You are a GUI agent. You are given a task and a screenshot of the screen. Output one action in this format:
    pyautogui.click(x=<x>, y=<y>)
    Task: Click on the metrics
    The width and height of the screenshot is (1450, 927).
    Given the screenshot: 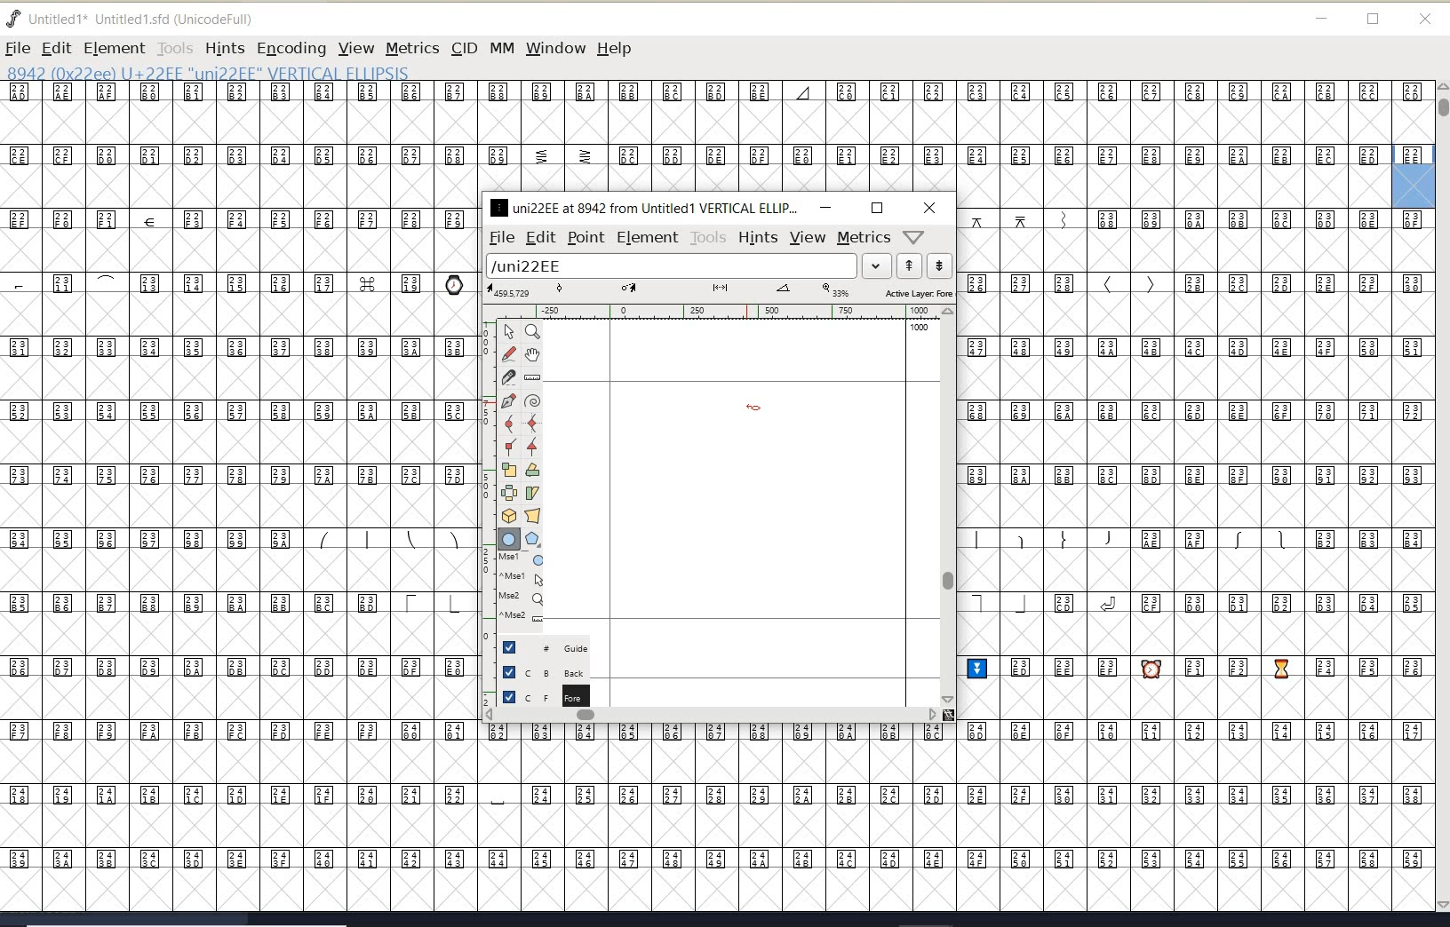 What is the action you would take?
    pyautogui.click(x=864, y=238)
    